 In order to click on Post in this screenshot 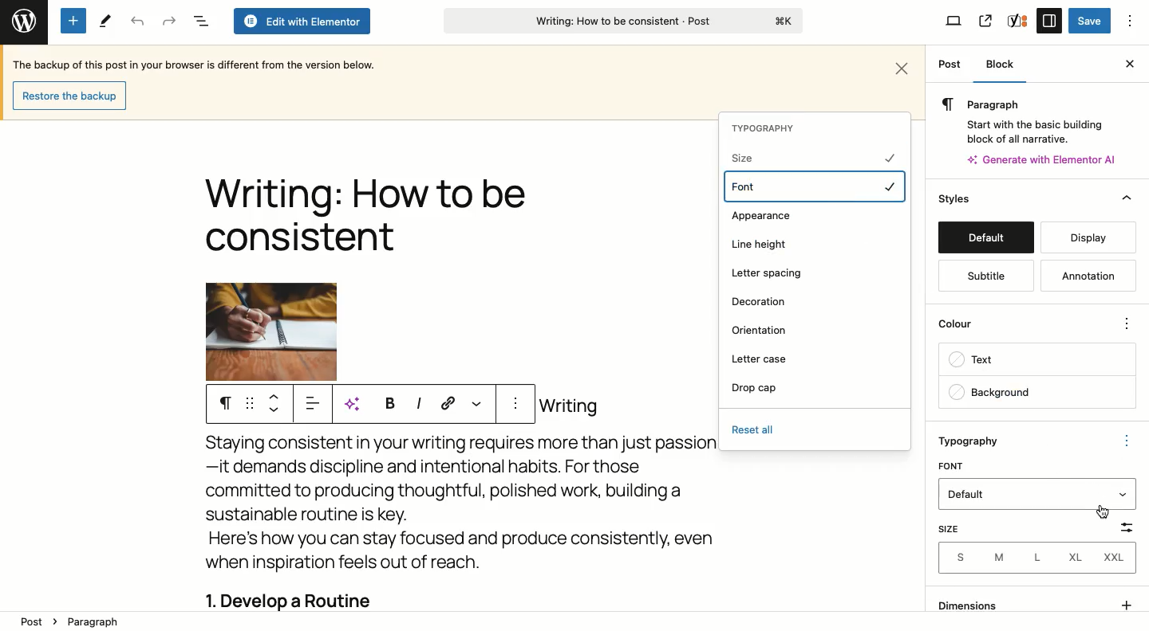, I will do `click(950, 65)`.